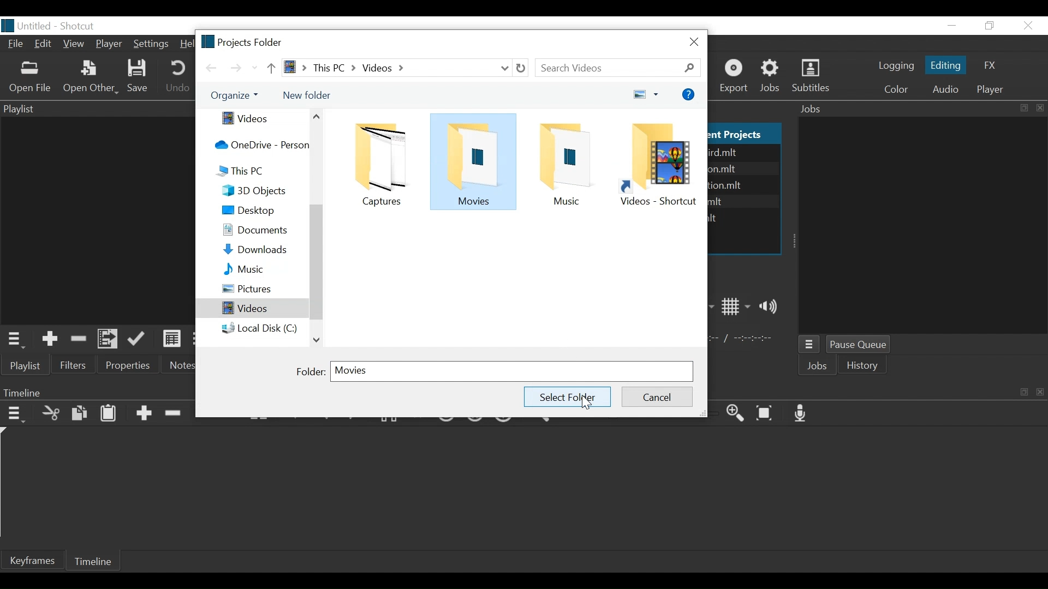 The image size is (1048, 589). What do you see at coordinates (260, 288) in the screenshot?
I see `Pictures` at bounding box center [260, 288].